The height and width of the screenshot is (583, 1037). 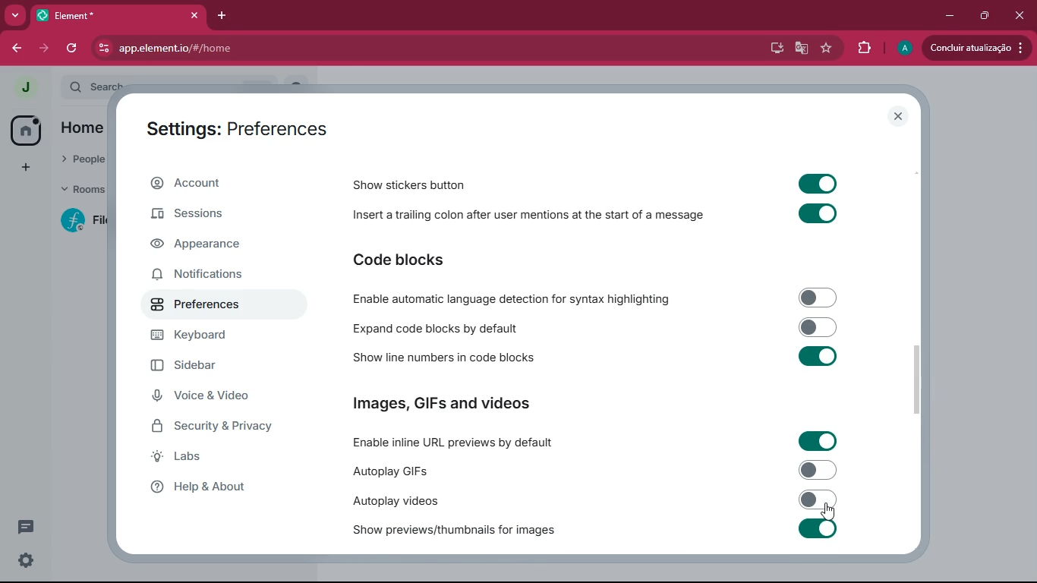 I want to click on add tab, so click(x=227, y=14).